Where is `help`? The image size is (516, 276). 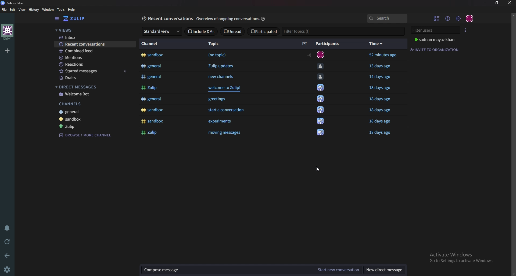 help is located at coordinates (264, 18).